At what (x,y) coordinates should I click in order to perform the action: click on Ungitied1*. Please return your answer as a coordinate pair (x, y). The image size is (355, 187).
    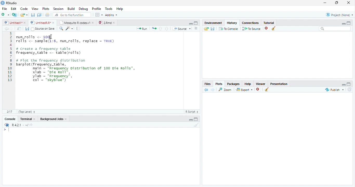
    Looking at the image, I should click on (15, 23).